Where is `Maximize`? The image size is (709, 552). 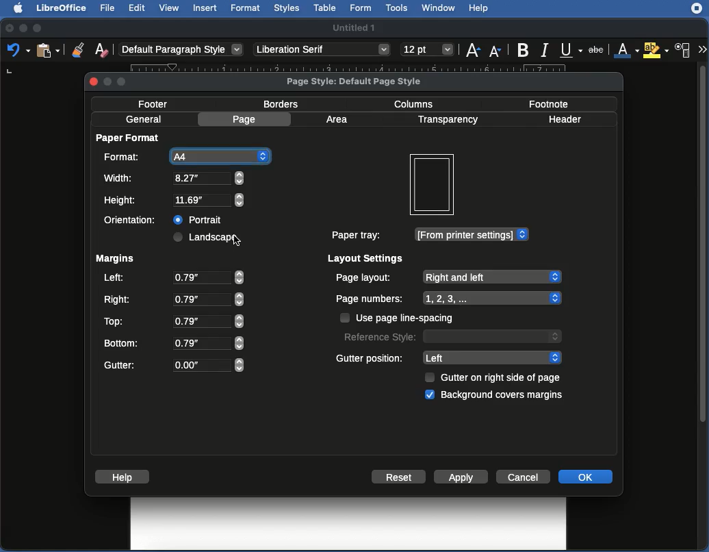 Maximize is located at coordinates (39, 27).